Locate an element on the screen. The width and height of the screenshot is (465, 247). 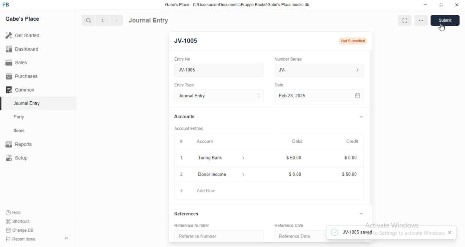
Feb 28, 2025 is located at coordinates (312, 96).